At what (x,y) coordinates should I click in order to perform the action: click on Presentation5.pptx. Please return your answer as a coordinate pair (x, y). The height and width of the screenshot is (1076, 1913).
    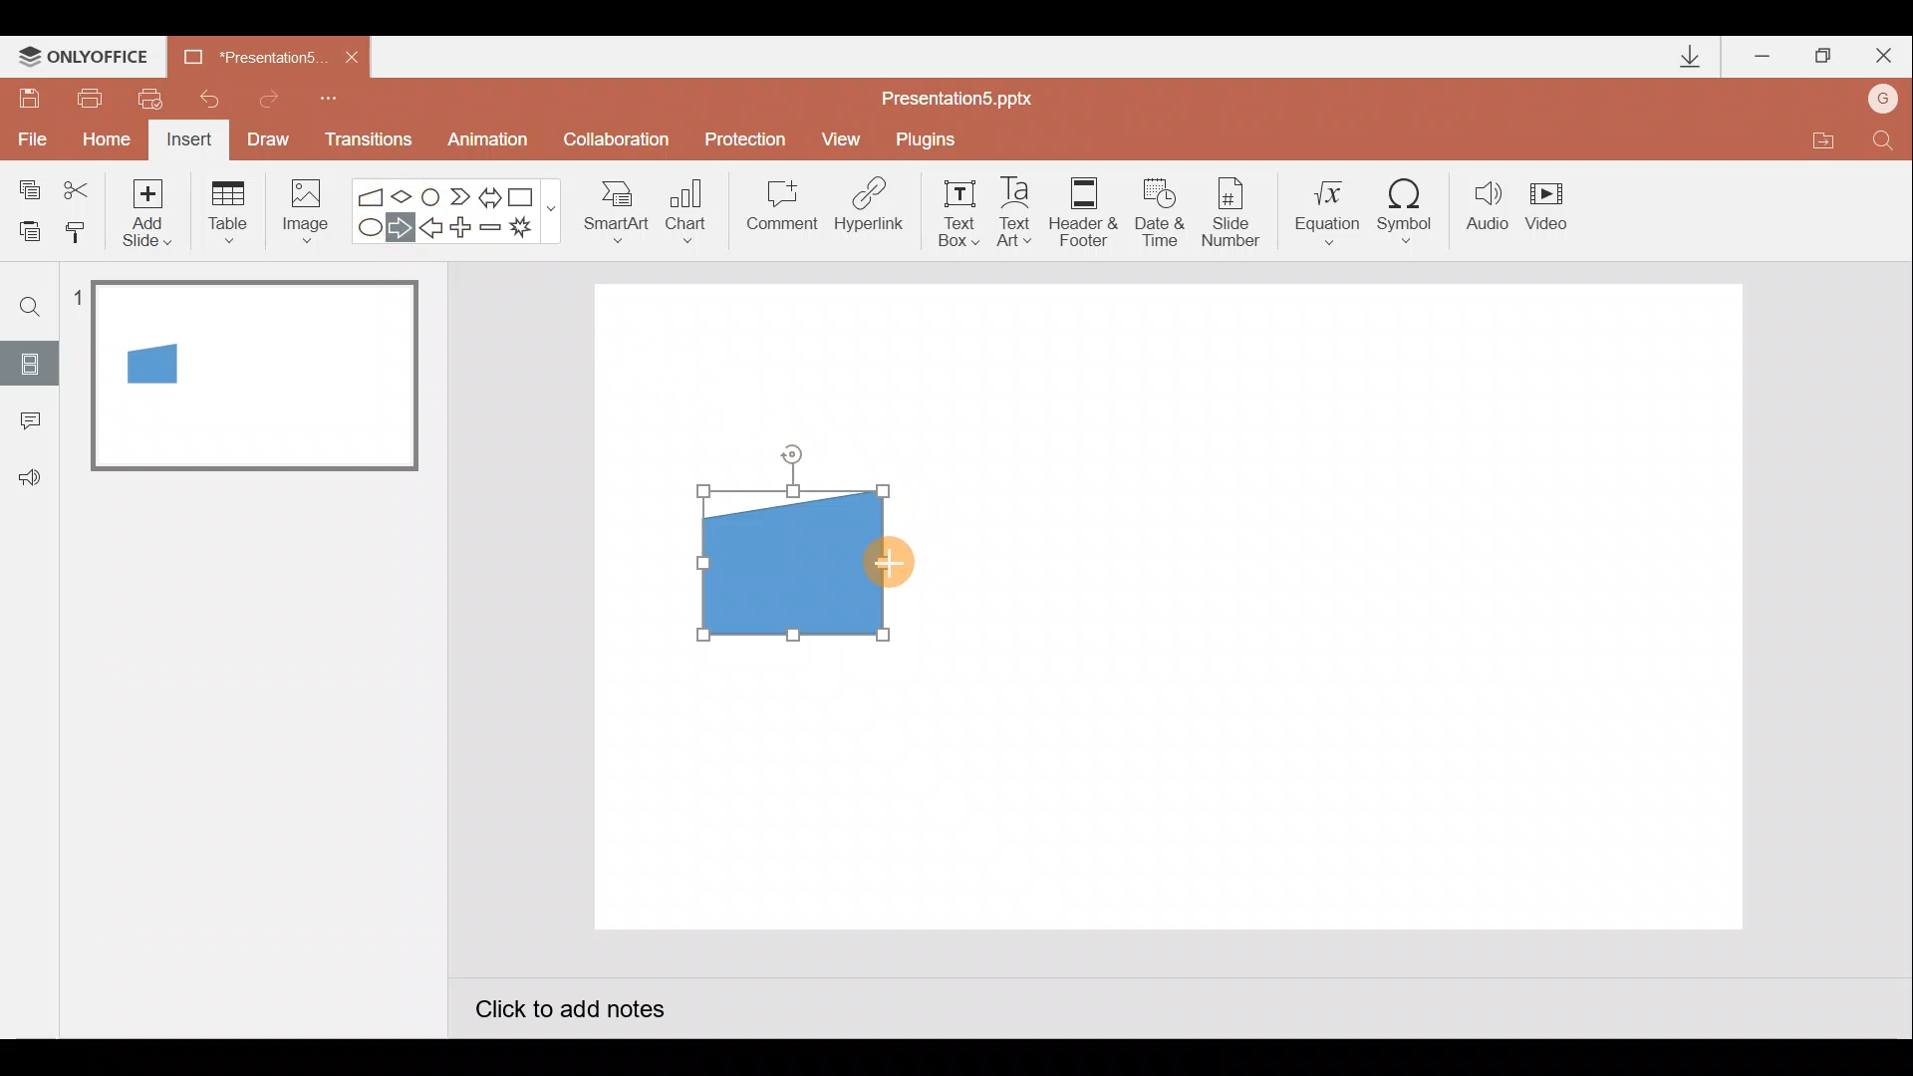
    Looking at the image, I should click on (970, 94).